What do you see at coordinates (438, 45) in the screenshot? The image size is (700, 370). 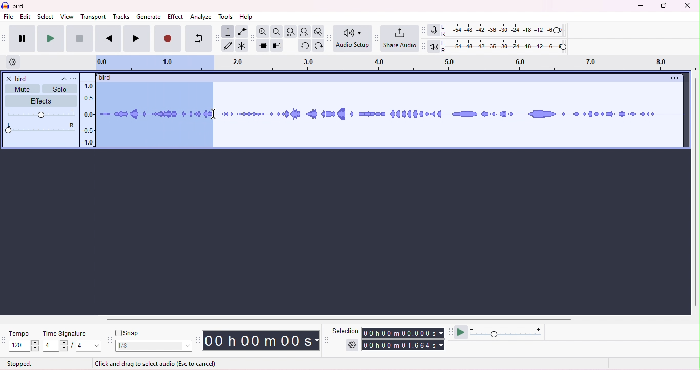 I see `playback meter` at bounding box center [438, 45].